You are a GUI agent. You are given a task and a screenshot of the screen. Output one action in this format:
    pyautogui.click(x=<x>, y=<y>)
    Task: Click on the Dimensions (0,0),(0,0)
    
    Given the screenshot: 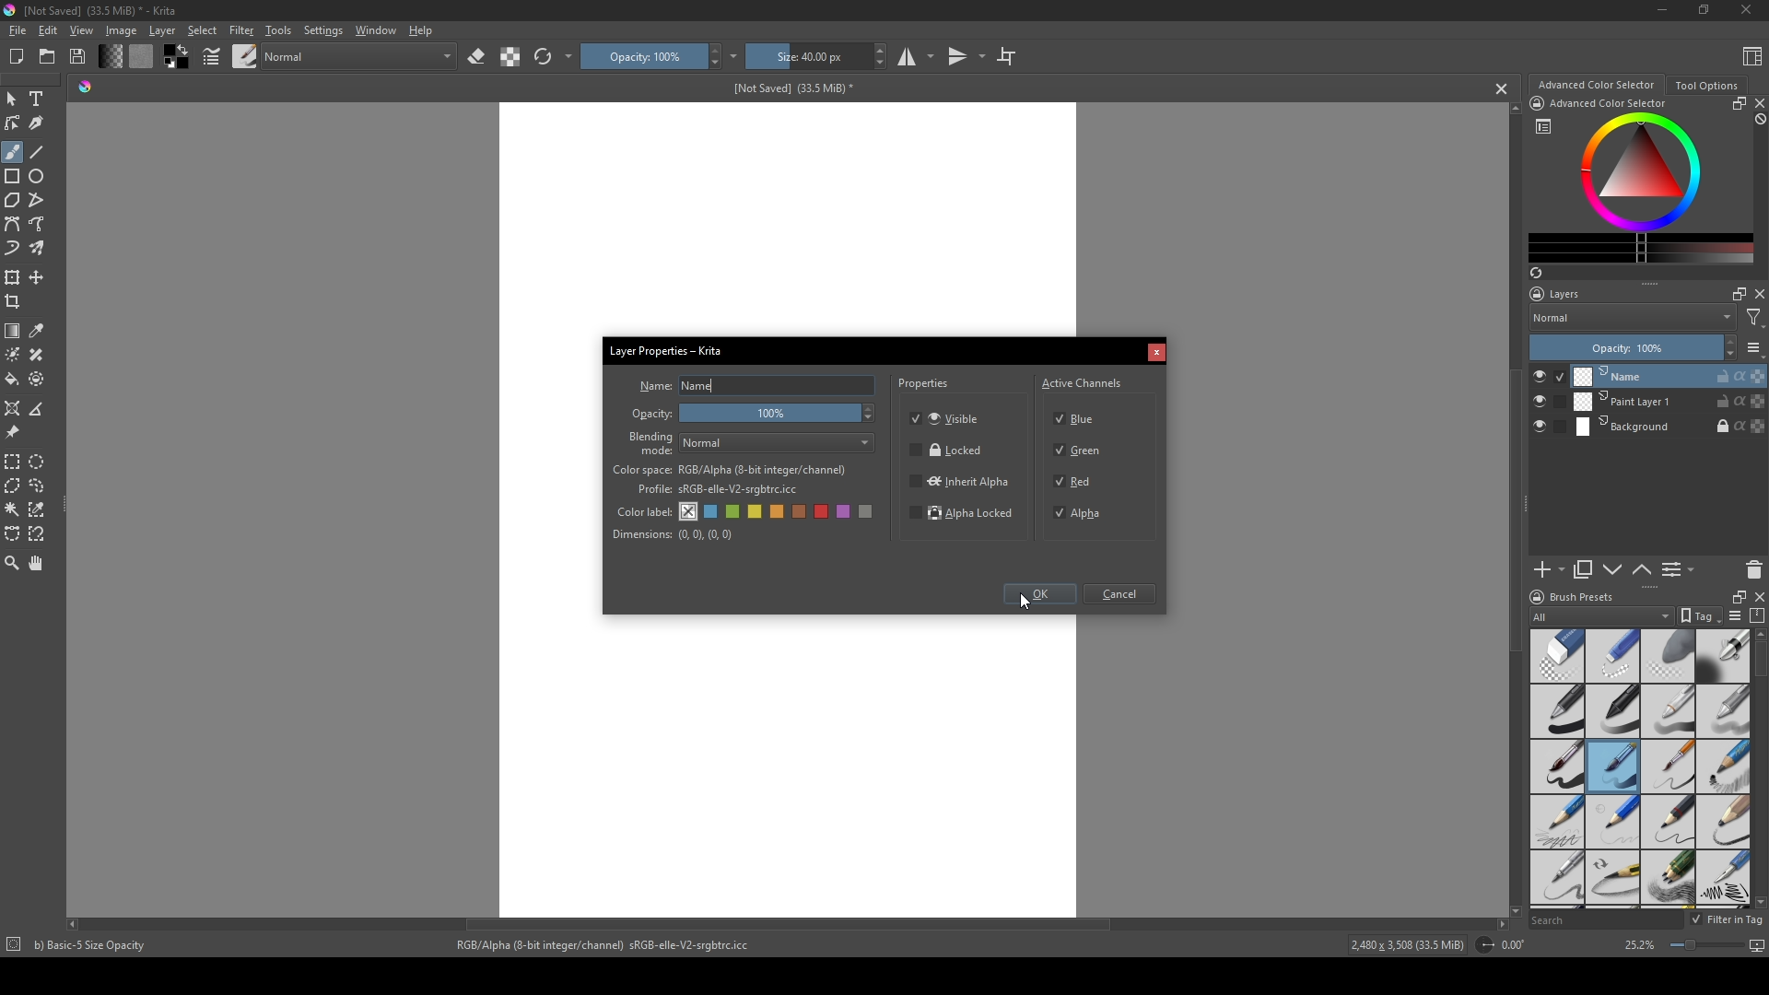 What is the action you would take?
    pyautogui.click(x=674, y=534)
    